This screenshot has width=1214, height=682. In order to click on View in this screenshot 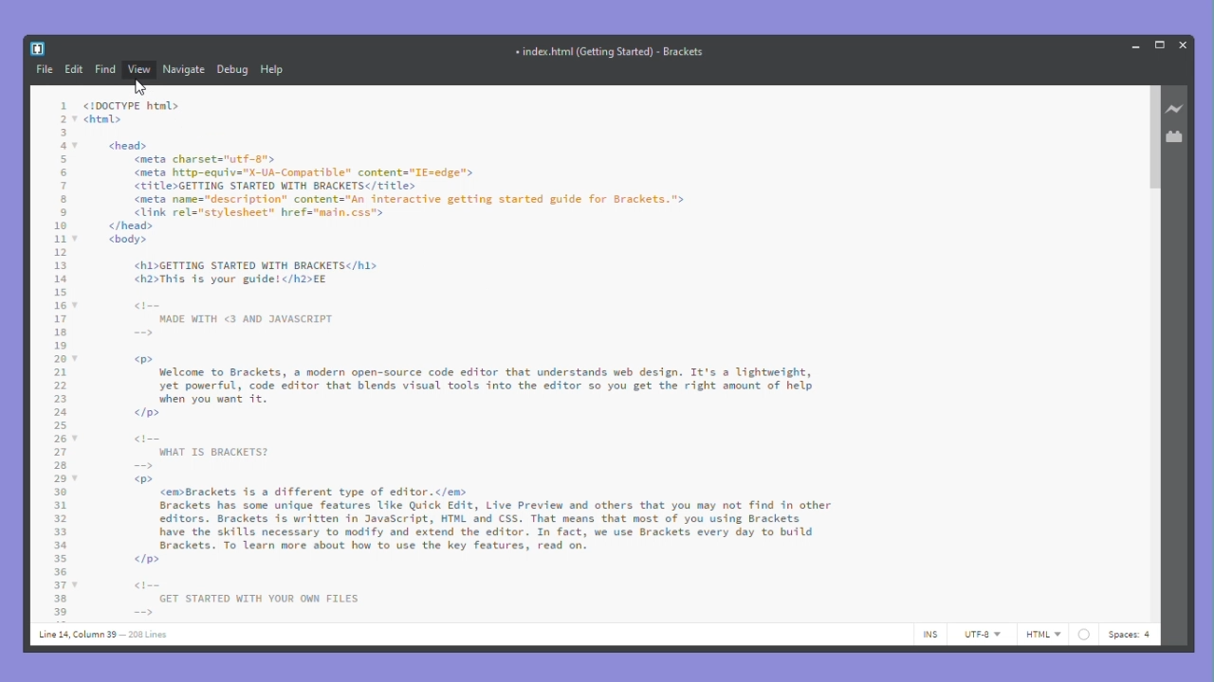, I will do `click(140, 70)`.